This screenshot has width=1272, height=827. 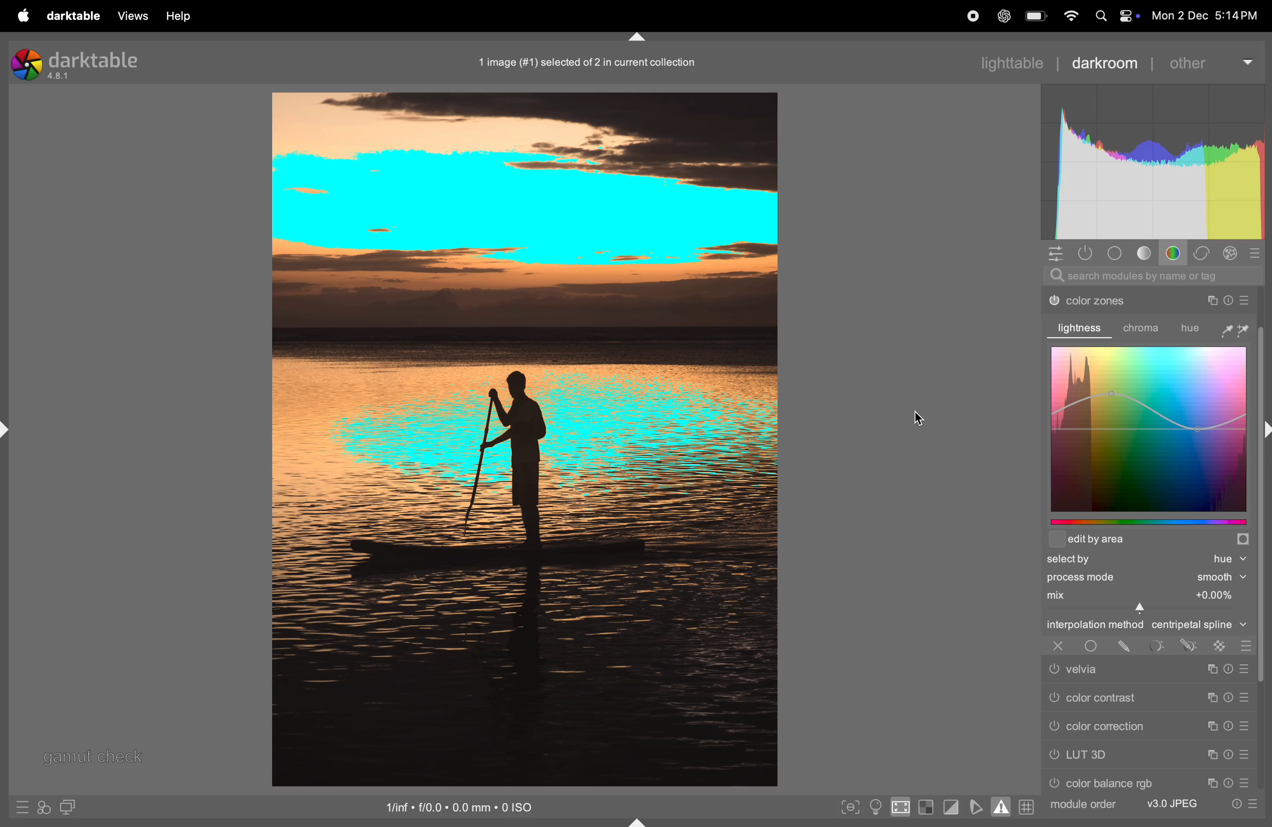 I want to click on toggle gaamut checking, so click(x=999, y=806).